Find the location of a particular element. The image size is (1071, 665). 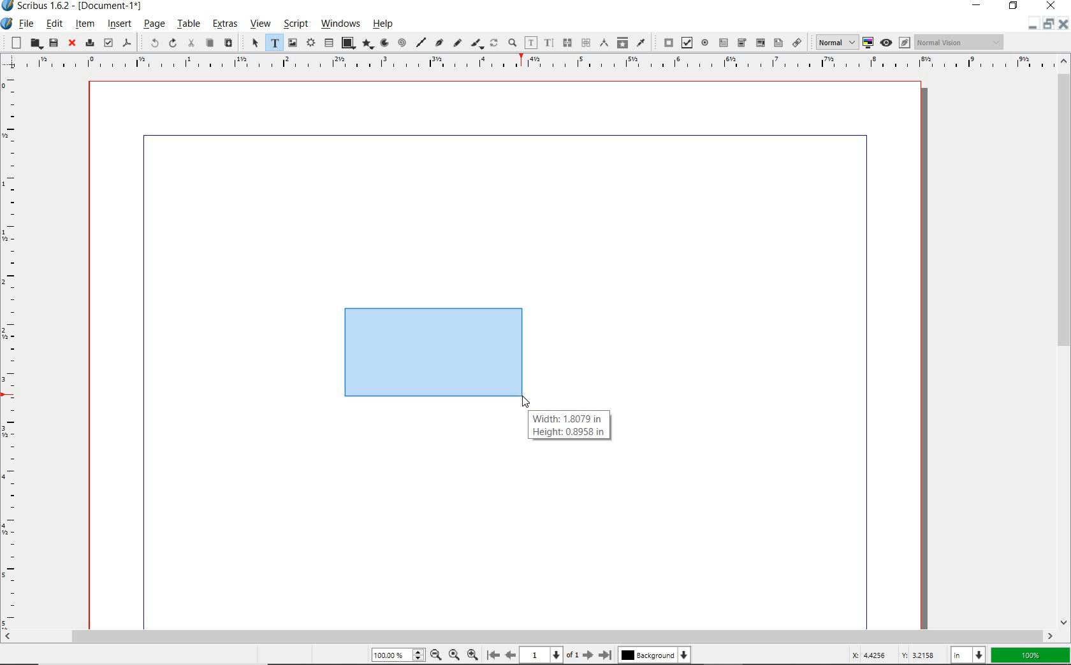

extras is located at coordinates (226, 25).